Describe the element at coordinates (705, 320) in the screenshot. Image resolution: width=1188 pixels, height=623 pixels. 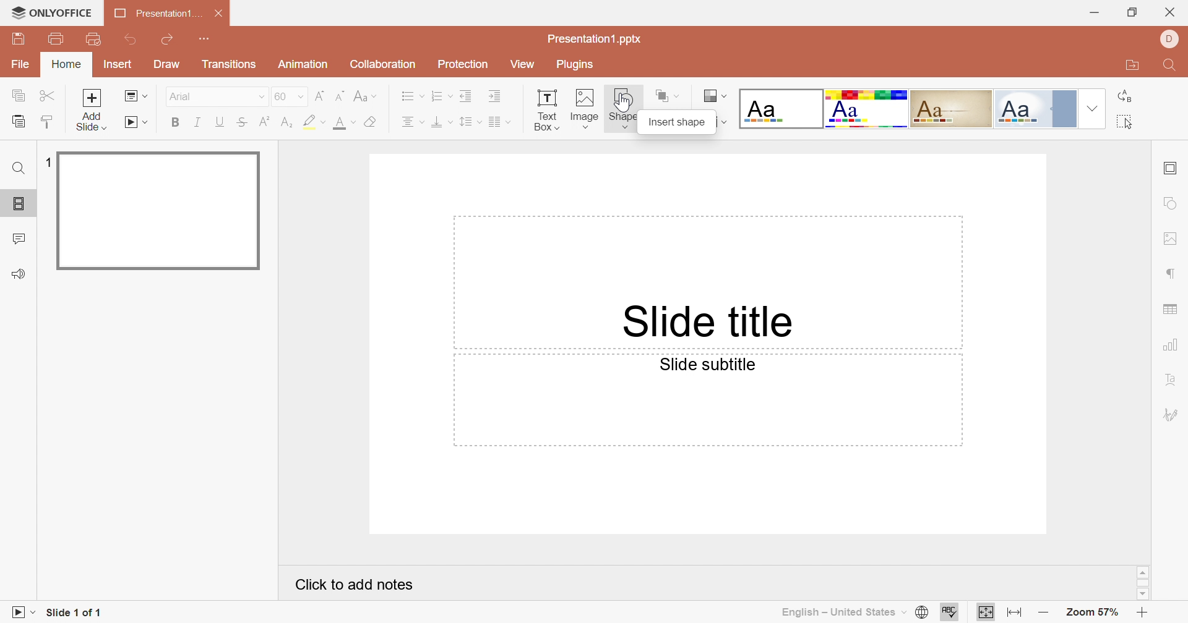
I see `Slide title` at that location.